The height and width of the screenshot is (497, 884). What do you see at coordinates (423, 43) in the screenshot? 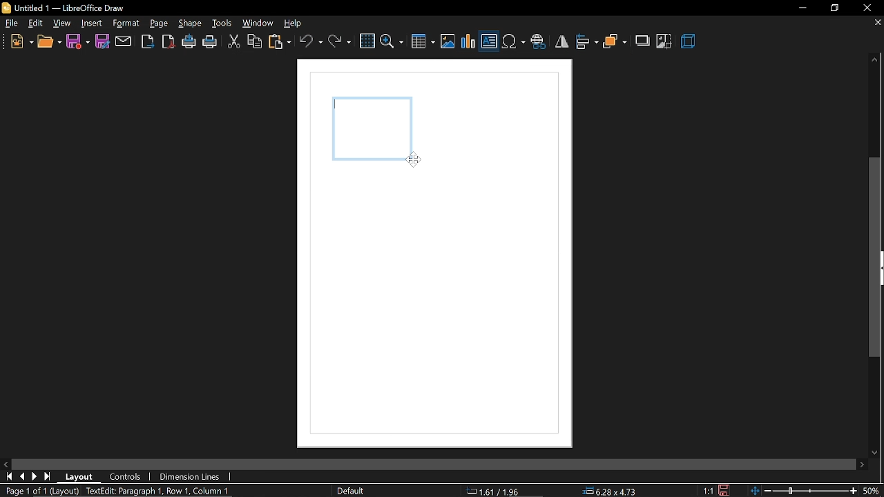
I see `insert table` at bounding box center [423, 43].